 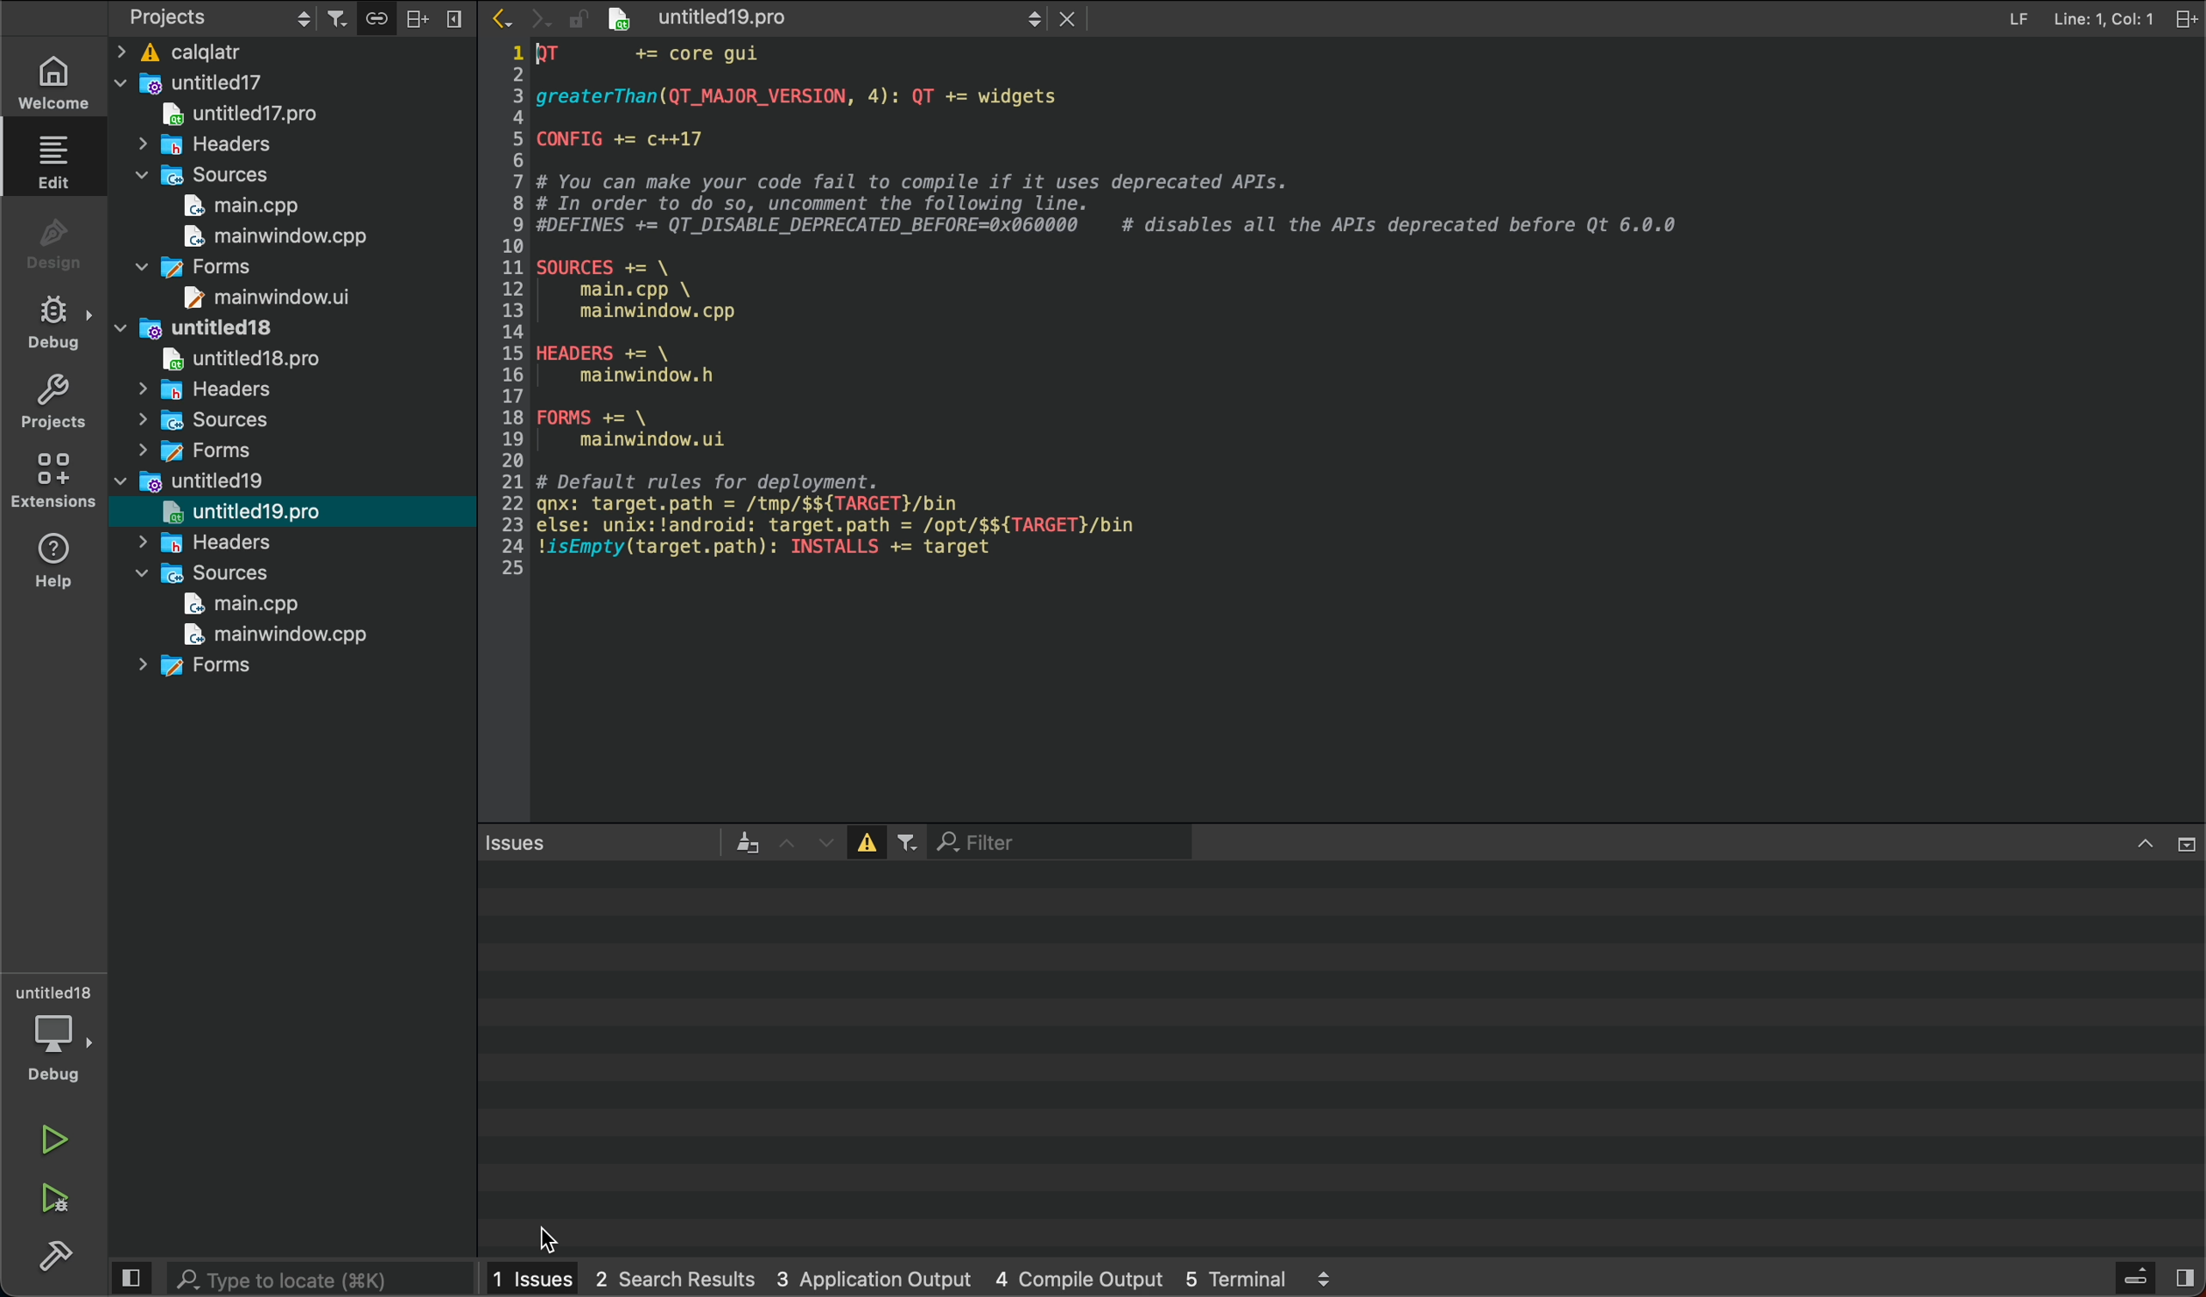 What do you see at coordinates (673, 1272) in the screenshot?
I see `2 search results` at bounding box center [673, 1272].